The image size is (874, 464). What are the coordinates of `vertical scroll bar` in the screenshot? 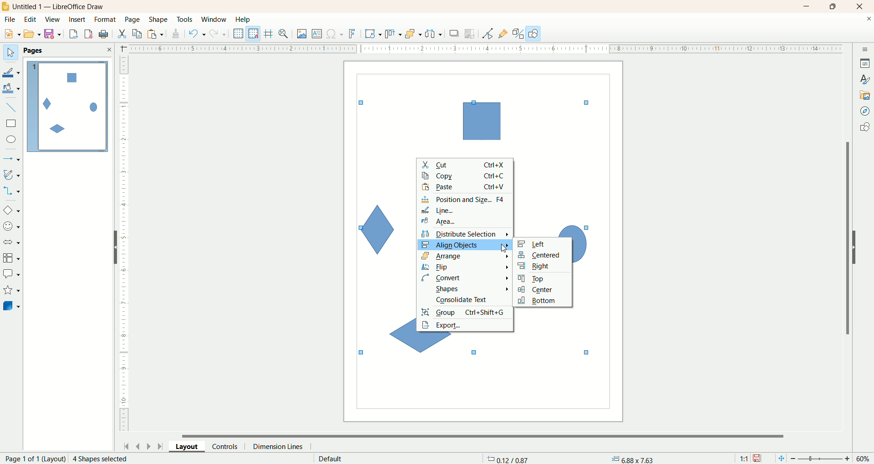 It's located at (846, 238).